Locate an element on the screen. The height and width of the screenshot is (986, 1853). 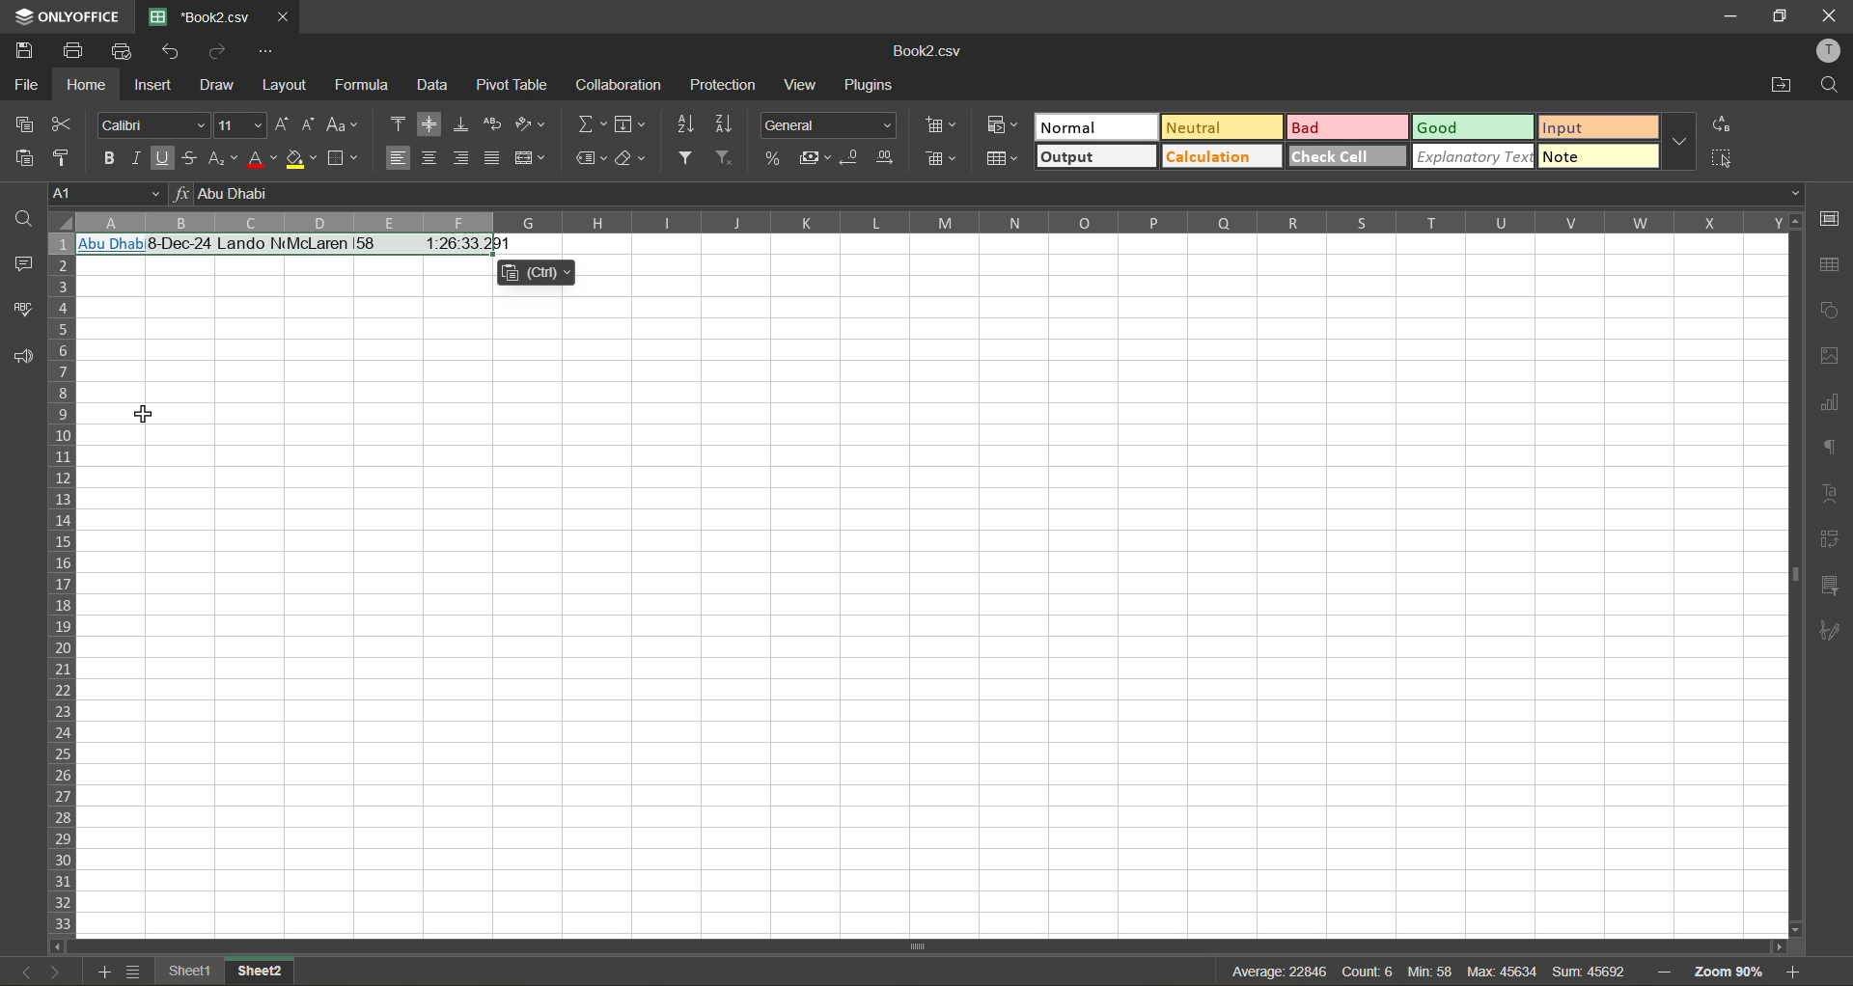
neutral is located at coordinates (1218, 126).